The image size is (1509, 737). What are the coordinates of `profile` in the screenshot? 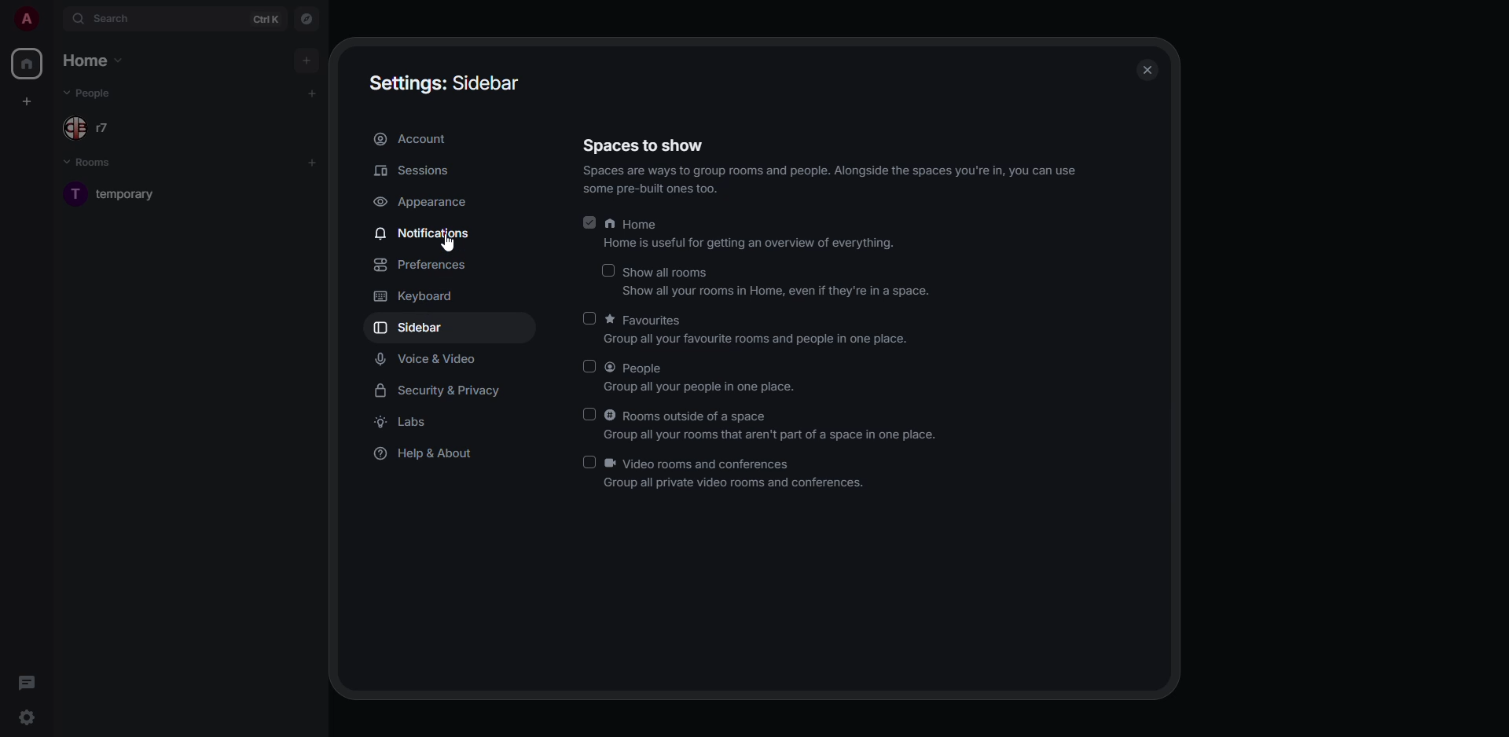 It's located at (26, 18).